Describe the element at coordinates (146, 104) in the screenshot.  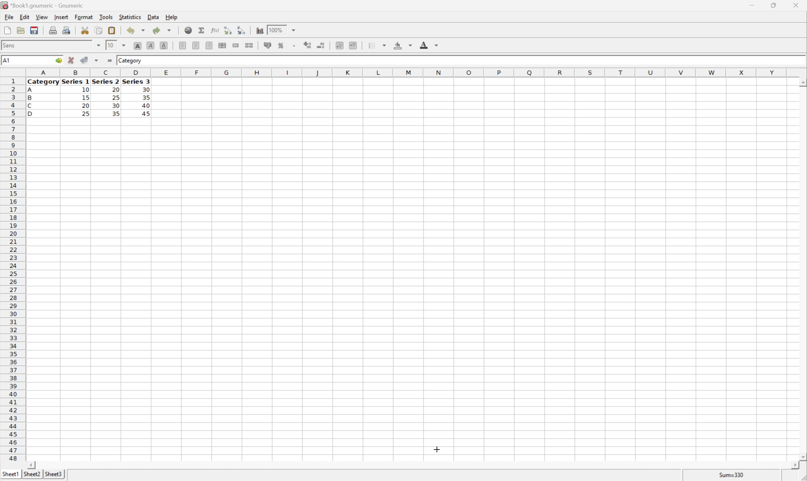
I see `40` at that location.